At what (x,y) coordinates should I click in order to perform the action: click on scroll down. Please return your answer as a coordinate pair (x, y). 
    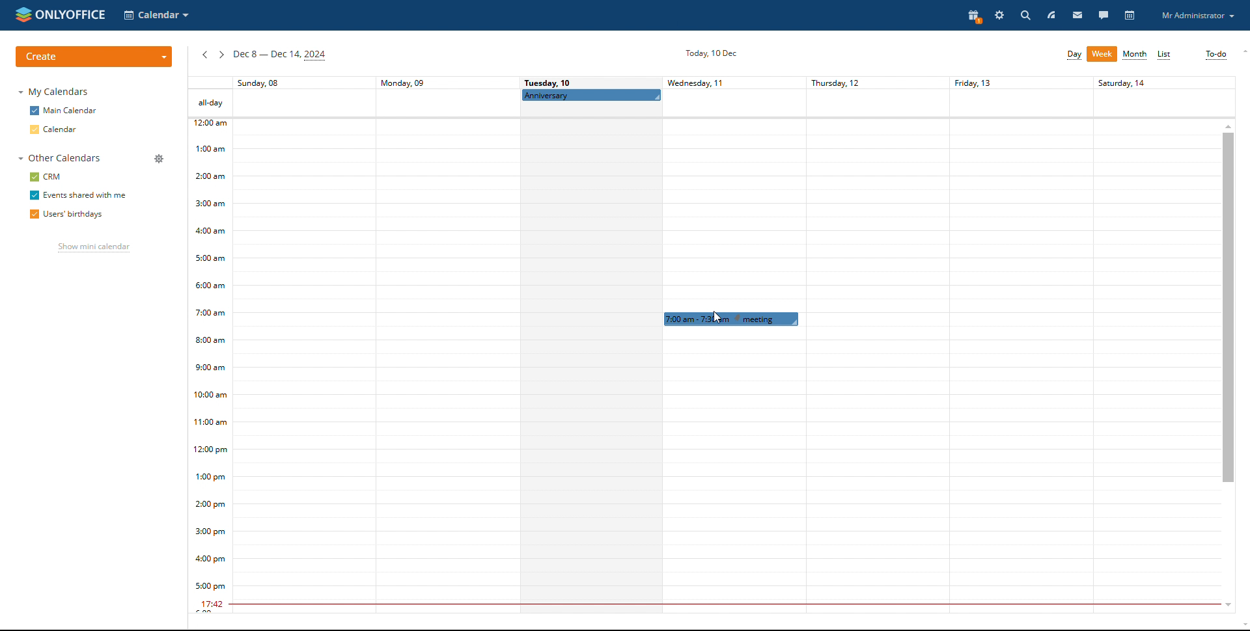
    Looking at the image, I should click on (1225, 606).